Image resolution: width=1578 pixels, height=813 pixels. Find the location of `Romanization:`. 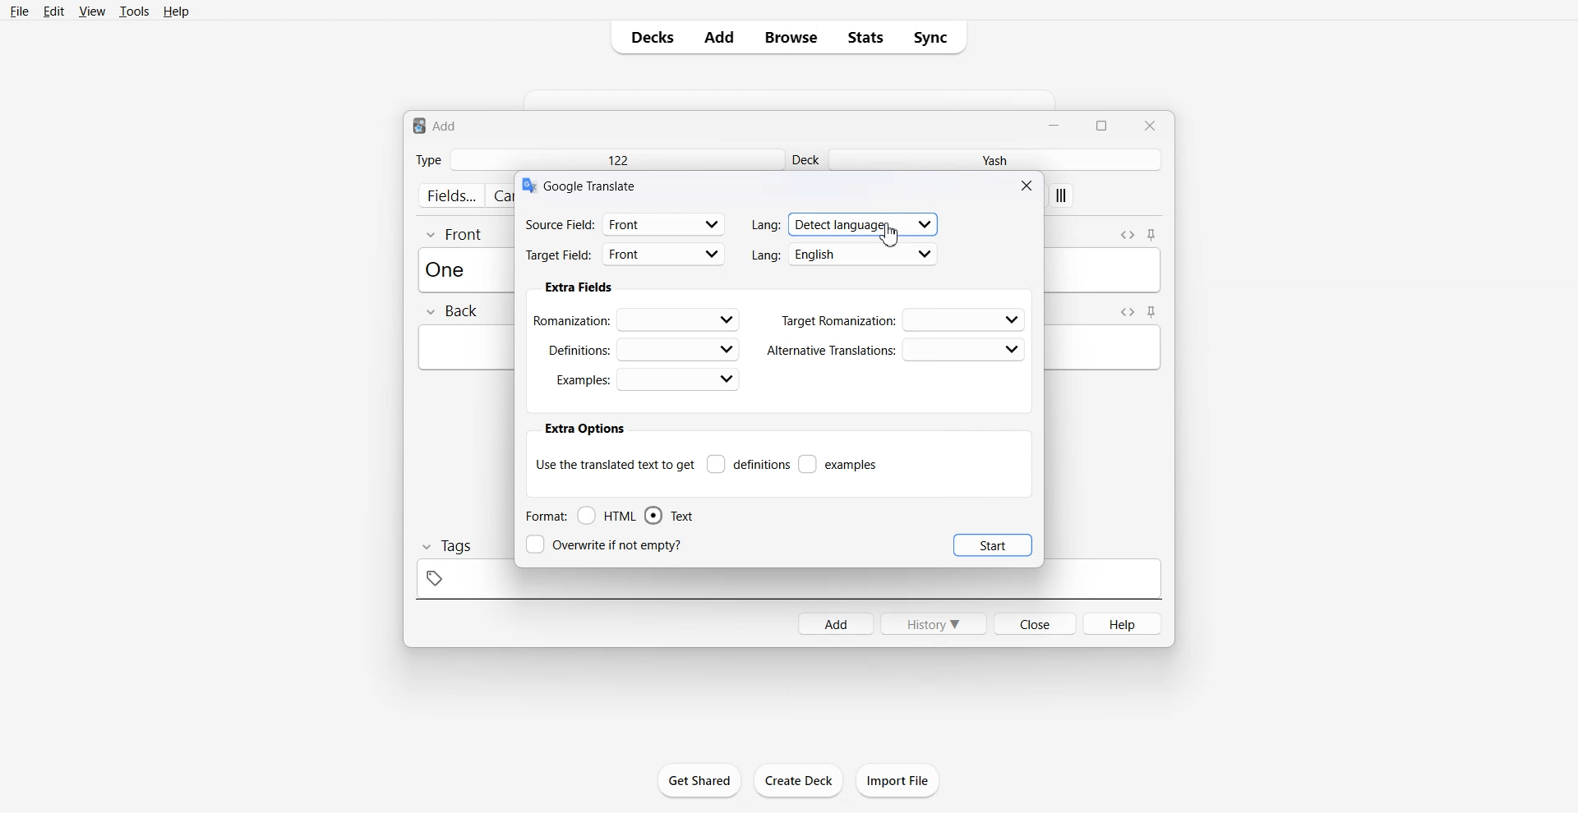

Romanization: is located at coordinates (639, 319).